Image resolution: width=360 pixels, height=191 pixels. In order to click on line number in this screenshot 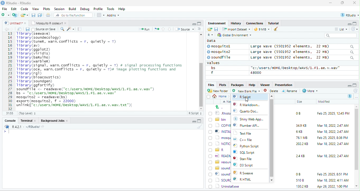, I will do `click(11, 71)`.